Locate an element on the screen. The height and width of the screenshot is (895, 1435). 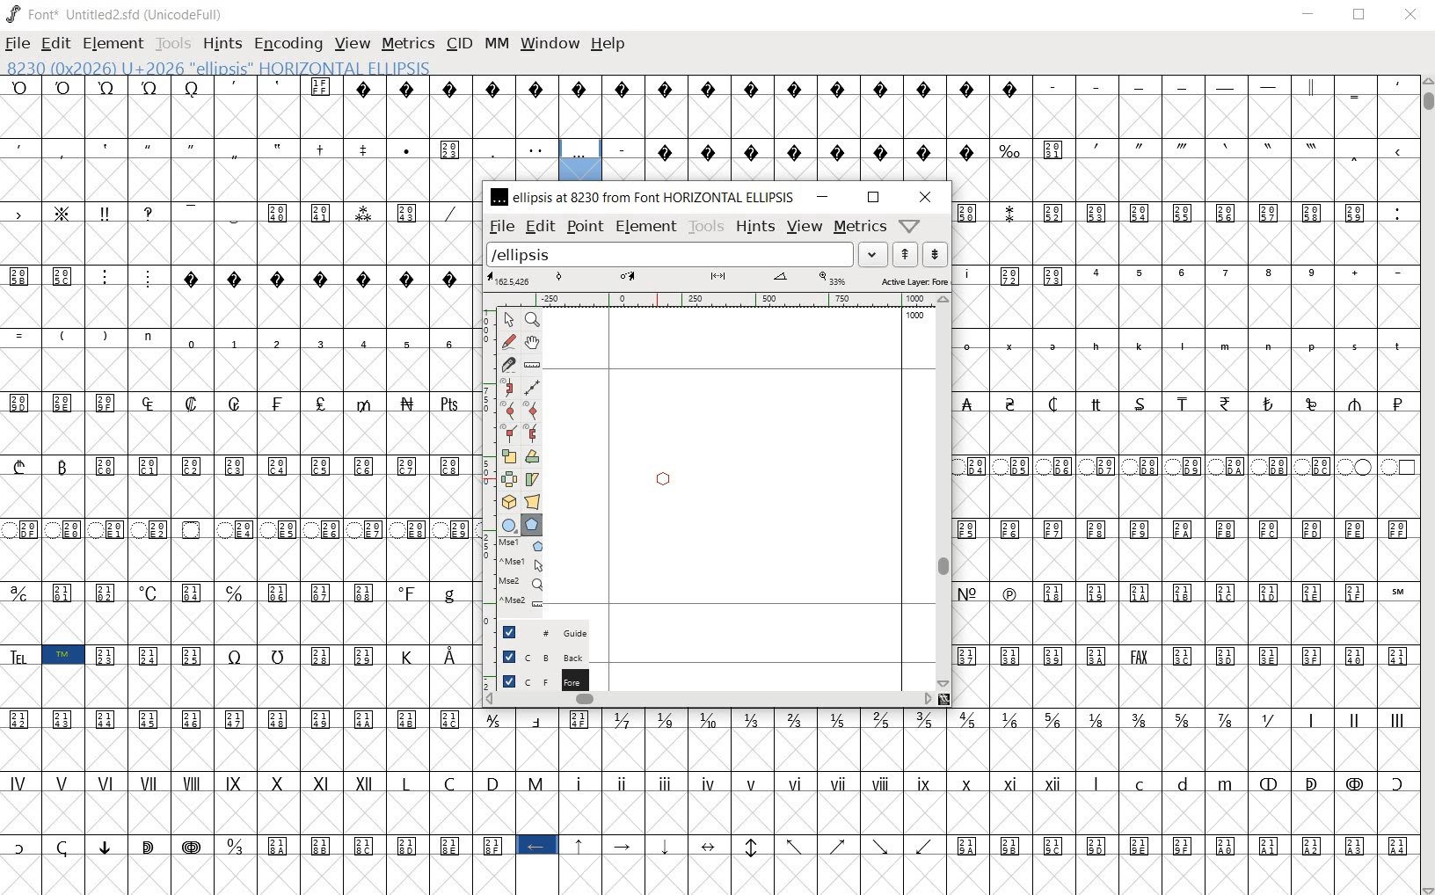
VIEW is located at coordinates (351, 45).